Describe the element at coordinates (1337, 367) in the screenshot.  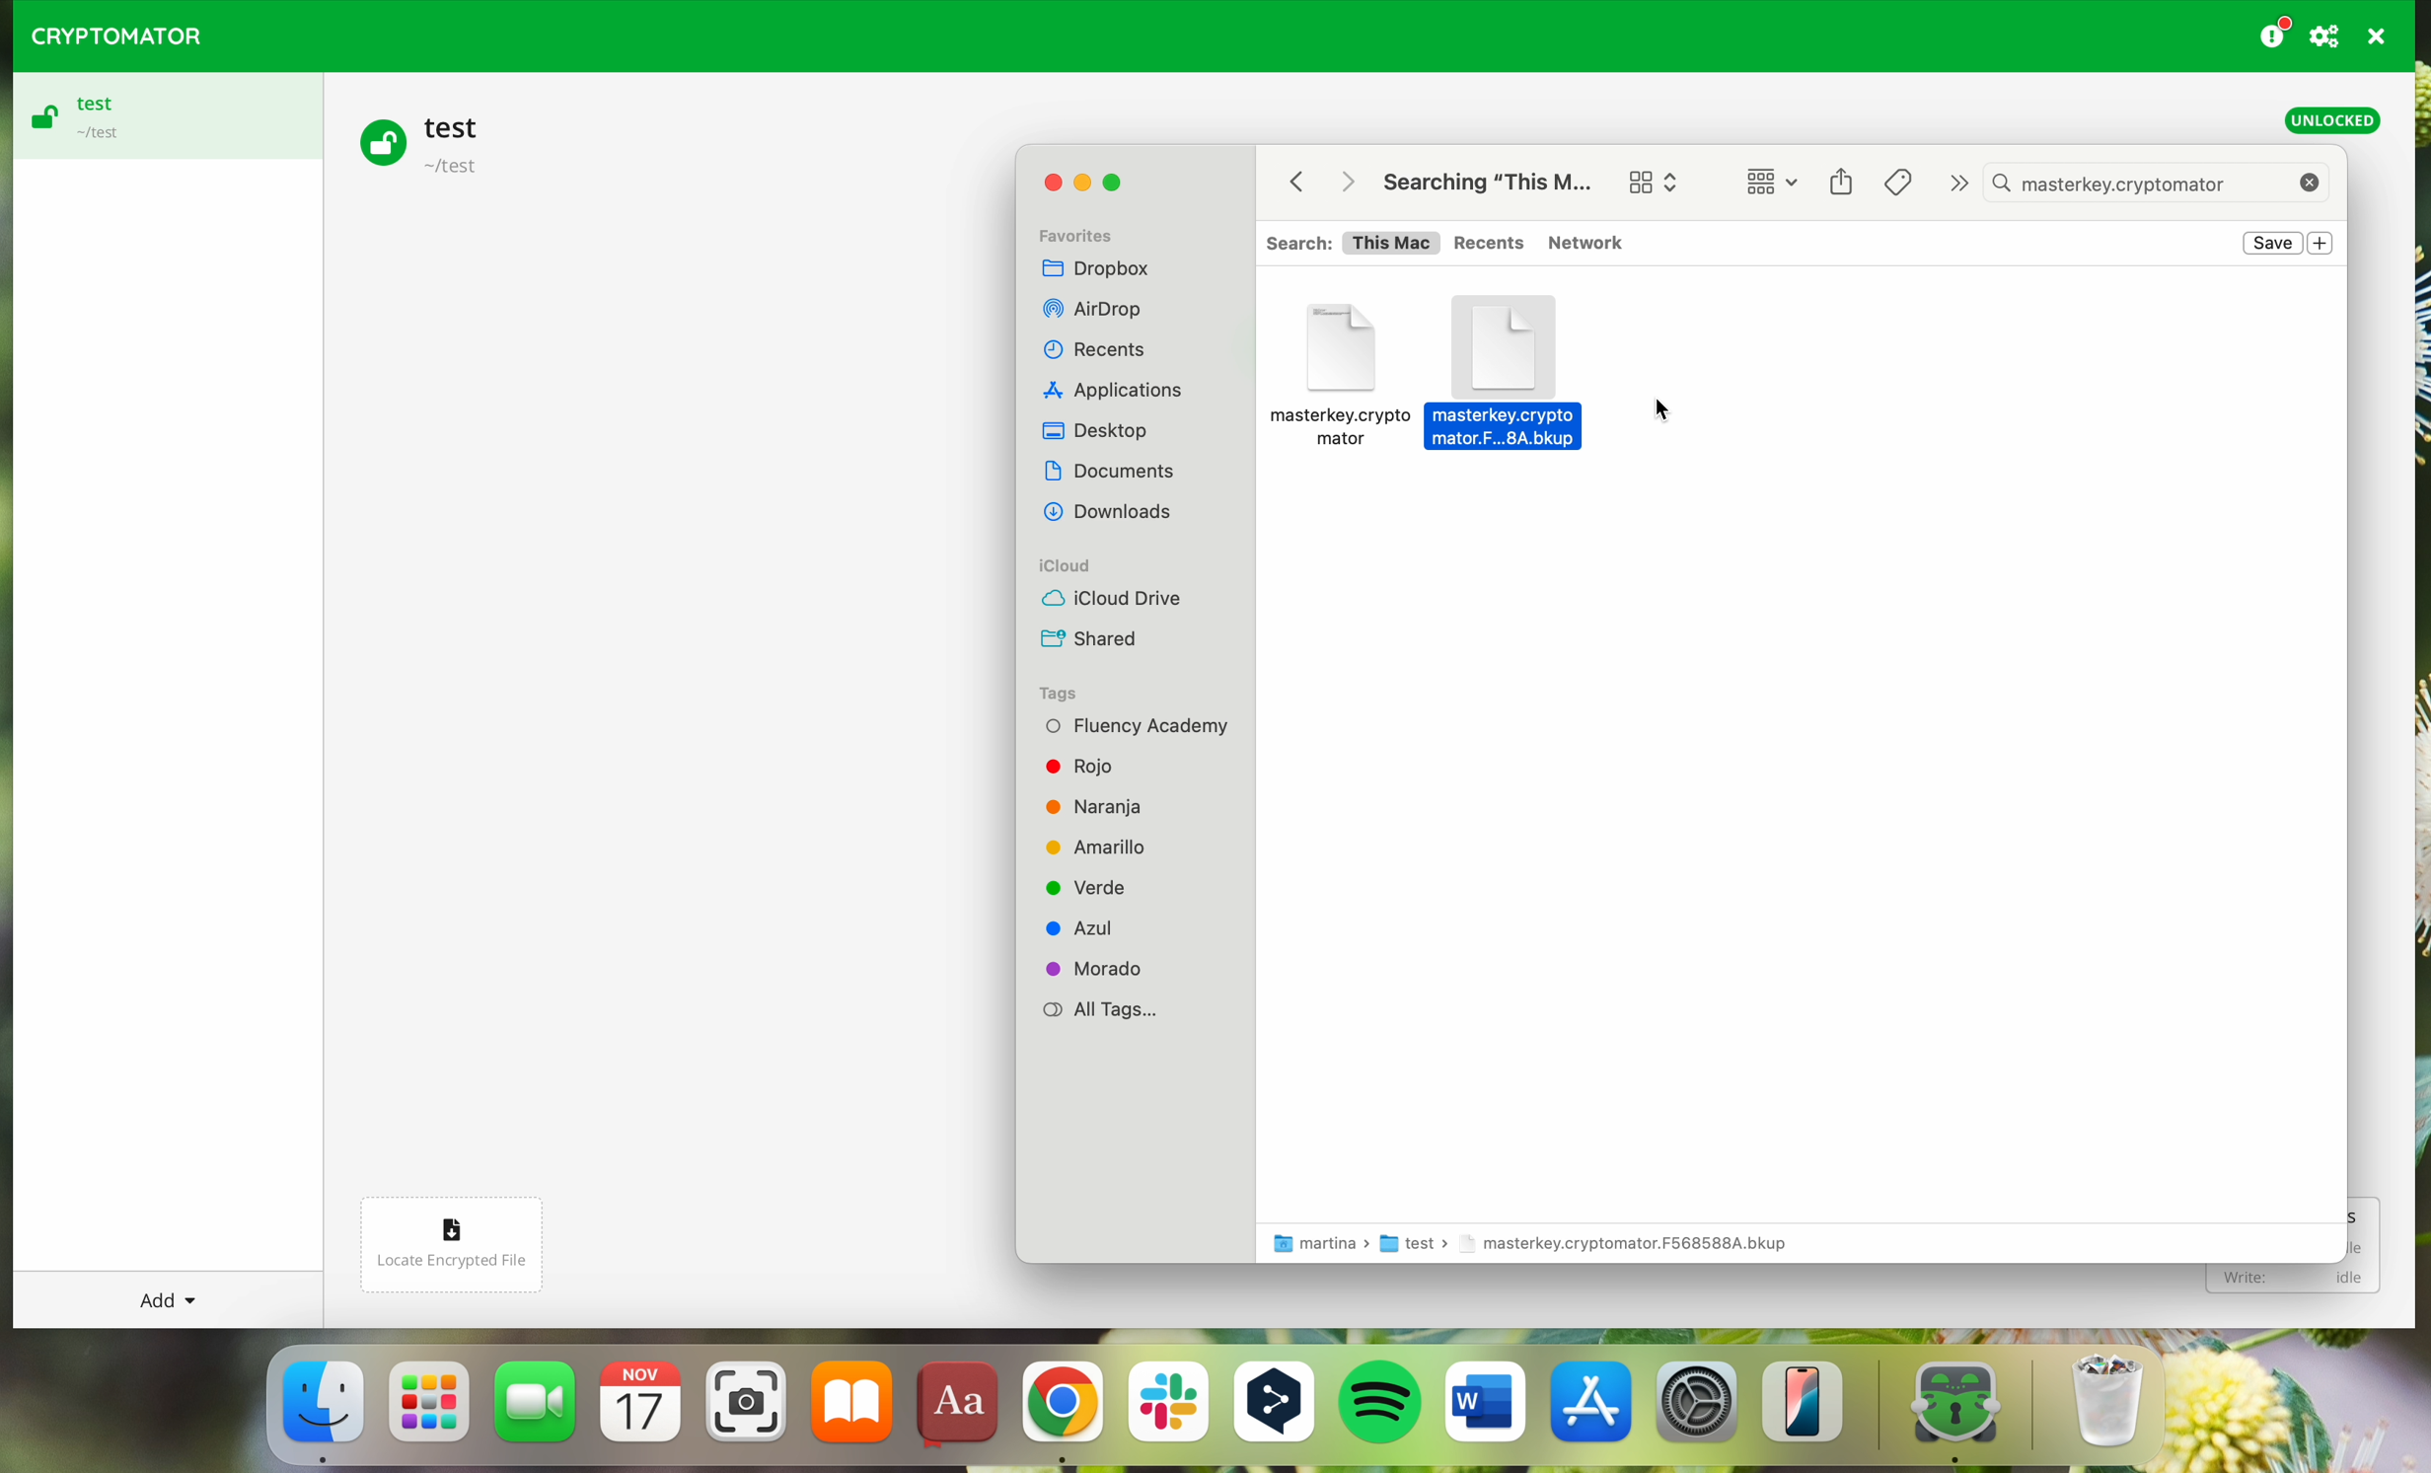
I see `masterkey.cryptomator backup folders` at that location.